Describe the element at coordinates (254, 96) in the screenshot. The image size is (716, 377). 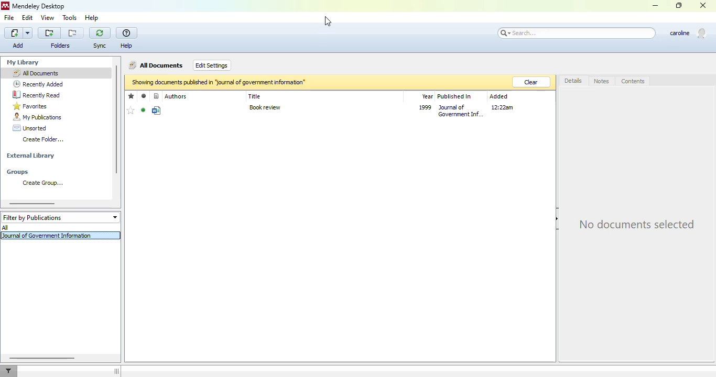
I see `title` at that location.